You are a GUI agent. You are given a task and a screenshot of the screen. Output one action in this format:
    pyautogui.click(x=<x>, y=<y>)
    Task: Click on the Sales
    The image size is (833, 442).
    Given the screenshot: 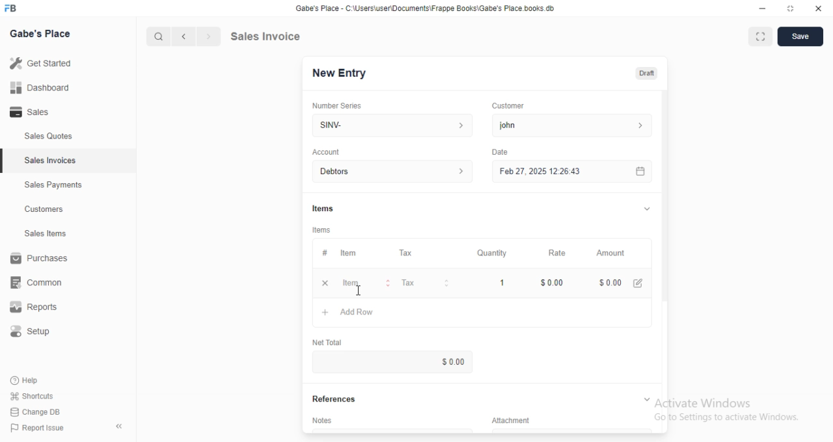 What is the action you would take?
    pyautogui.click(x=31, y=111)
    